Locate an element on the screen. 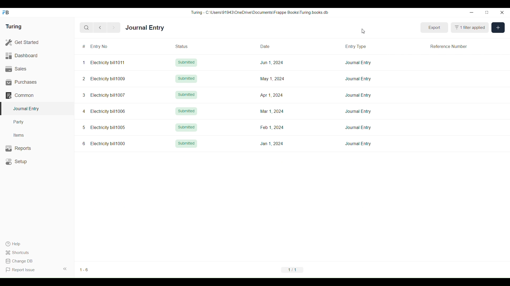 The width and height of the screenshot is (510, 286). Party is located at coordinates (37, 122).